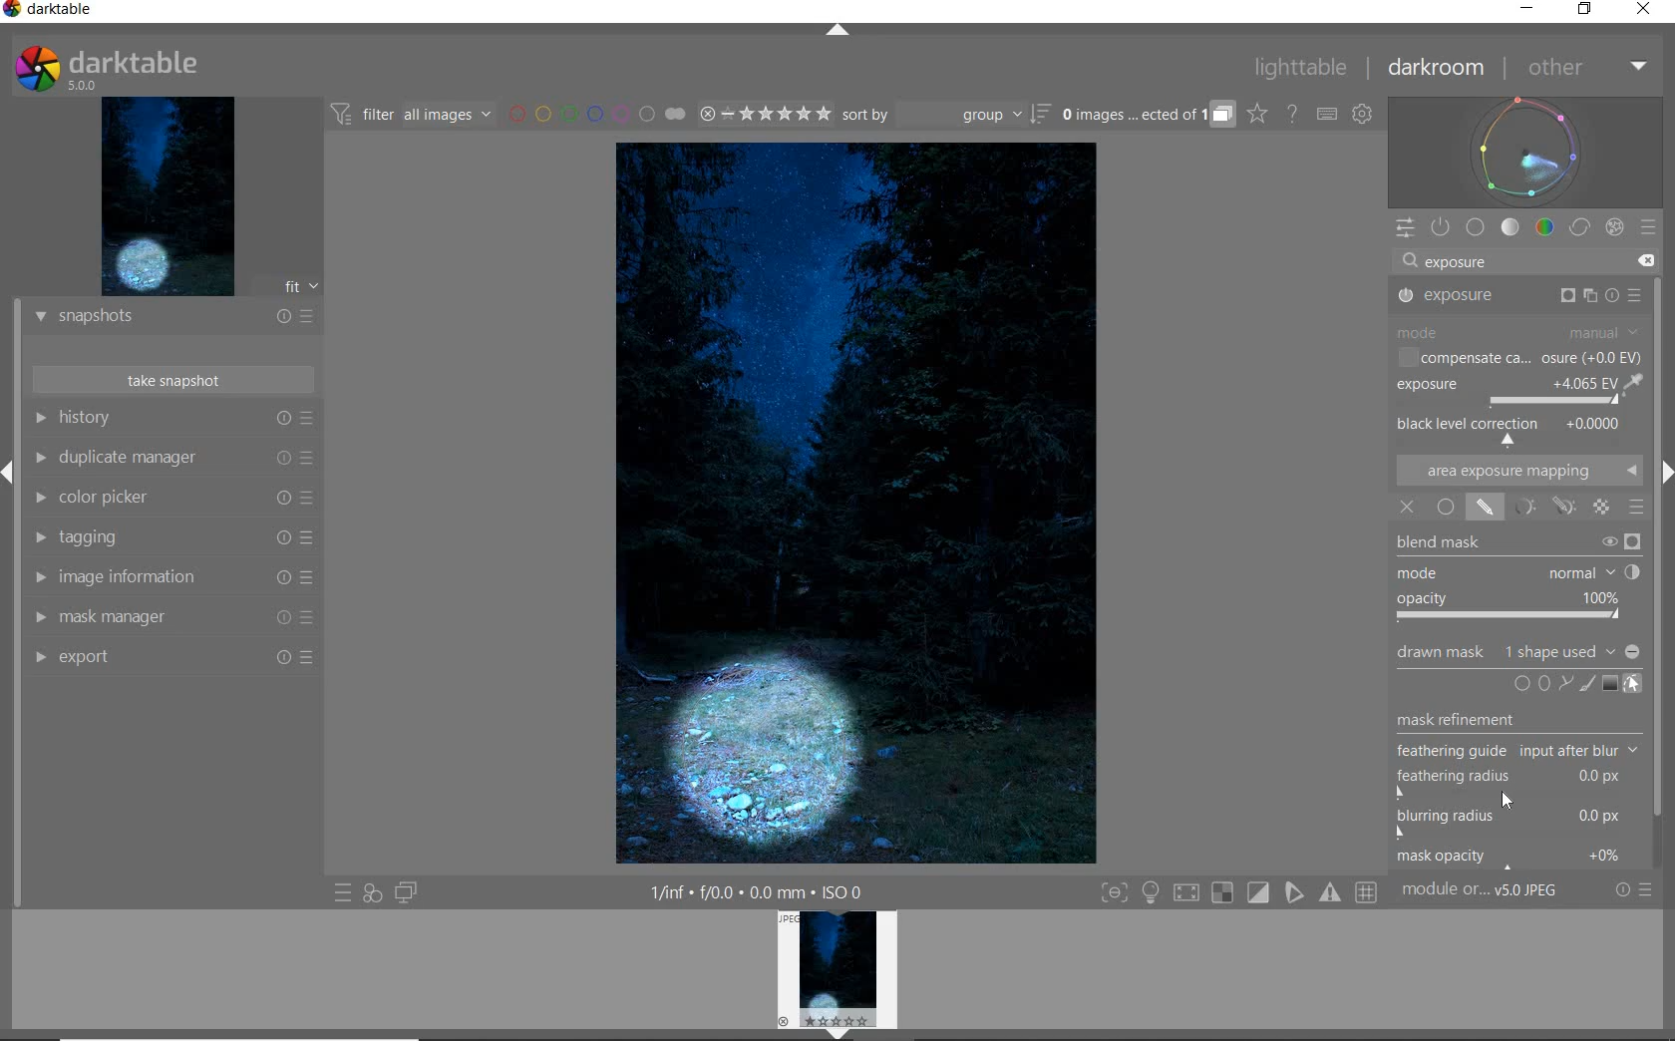  I want to click on mask opacity, so click(1515, 860).